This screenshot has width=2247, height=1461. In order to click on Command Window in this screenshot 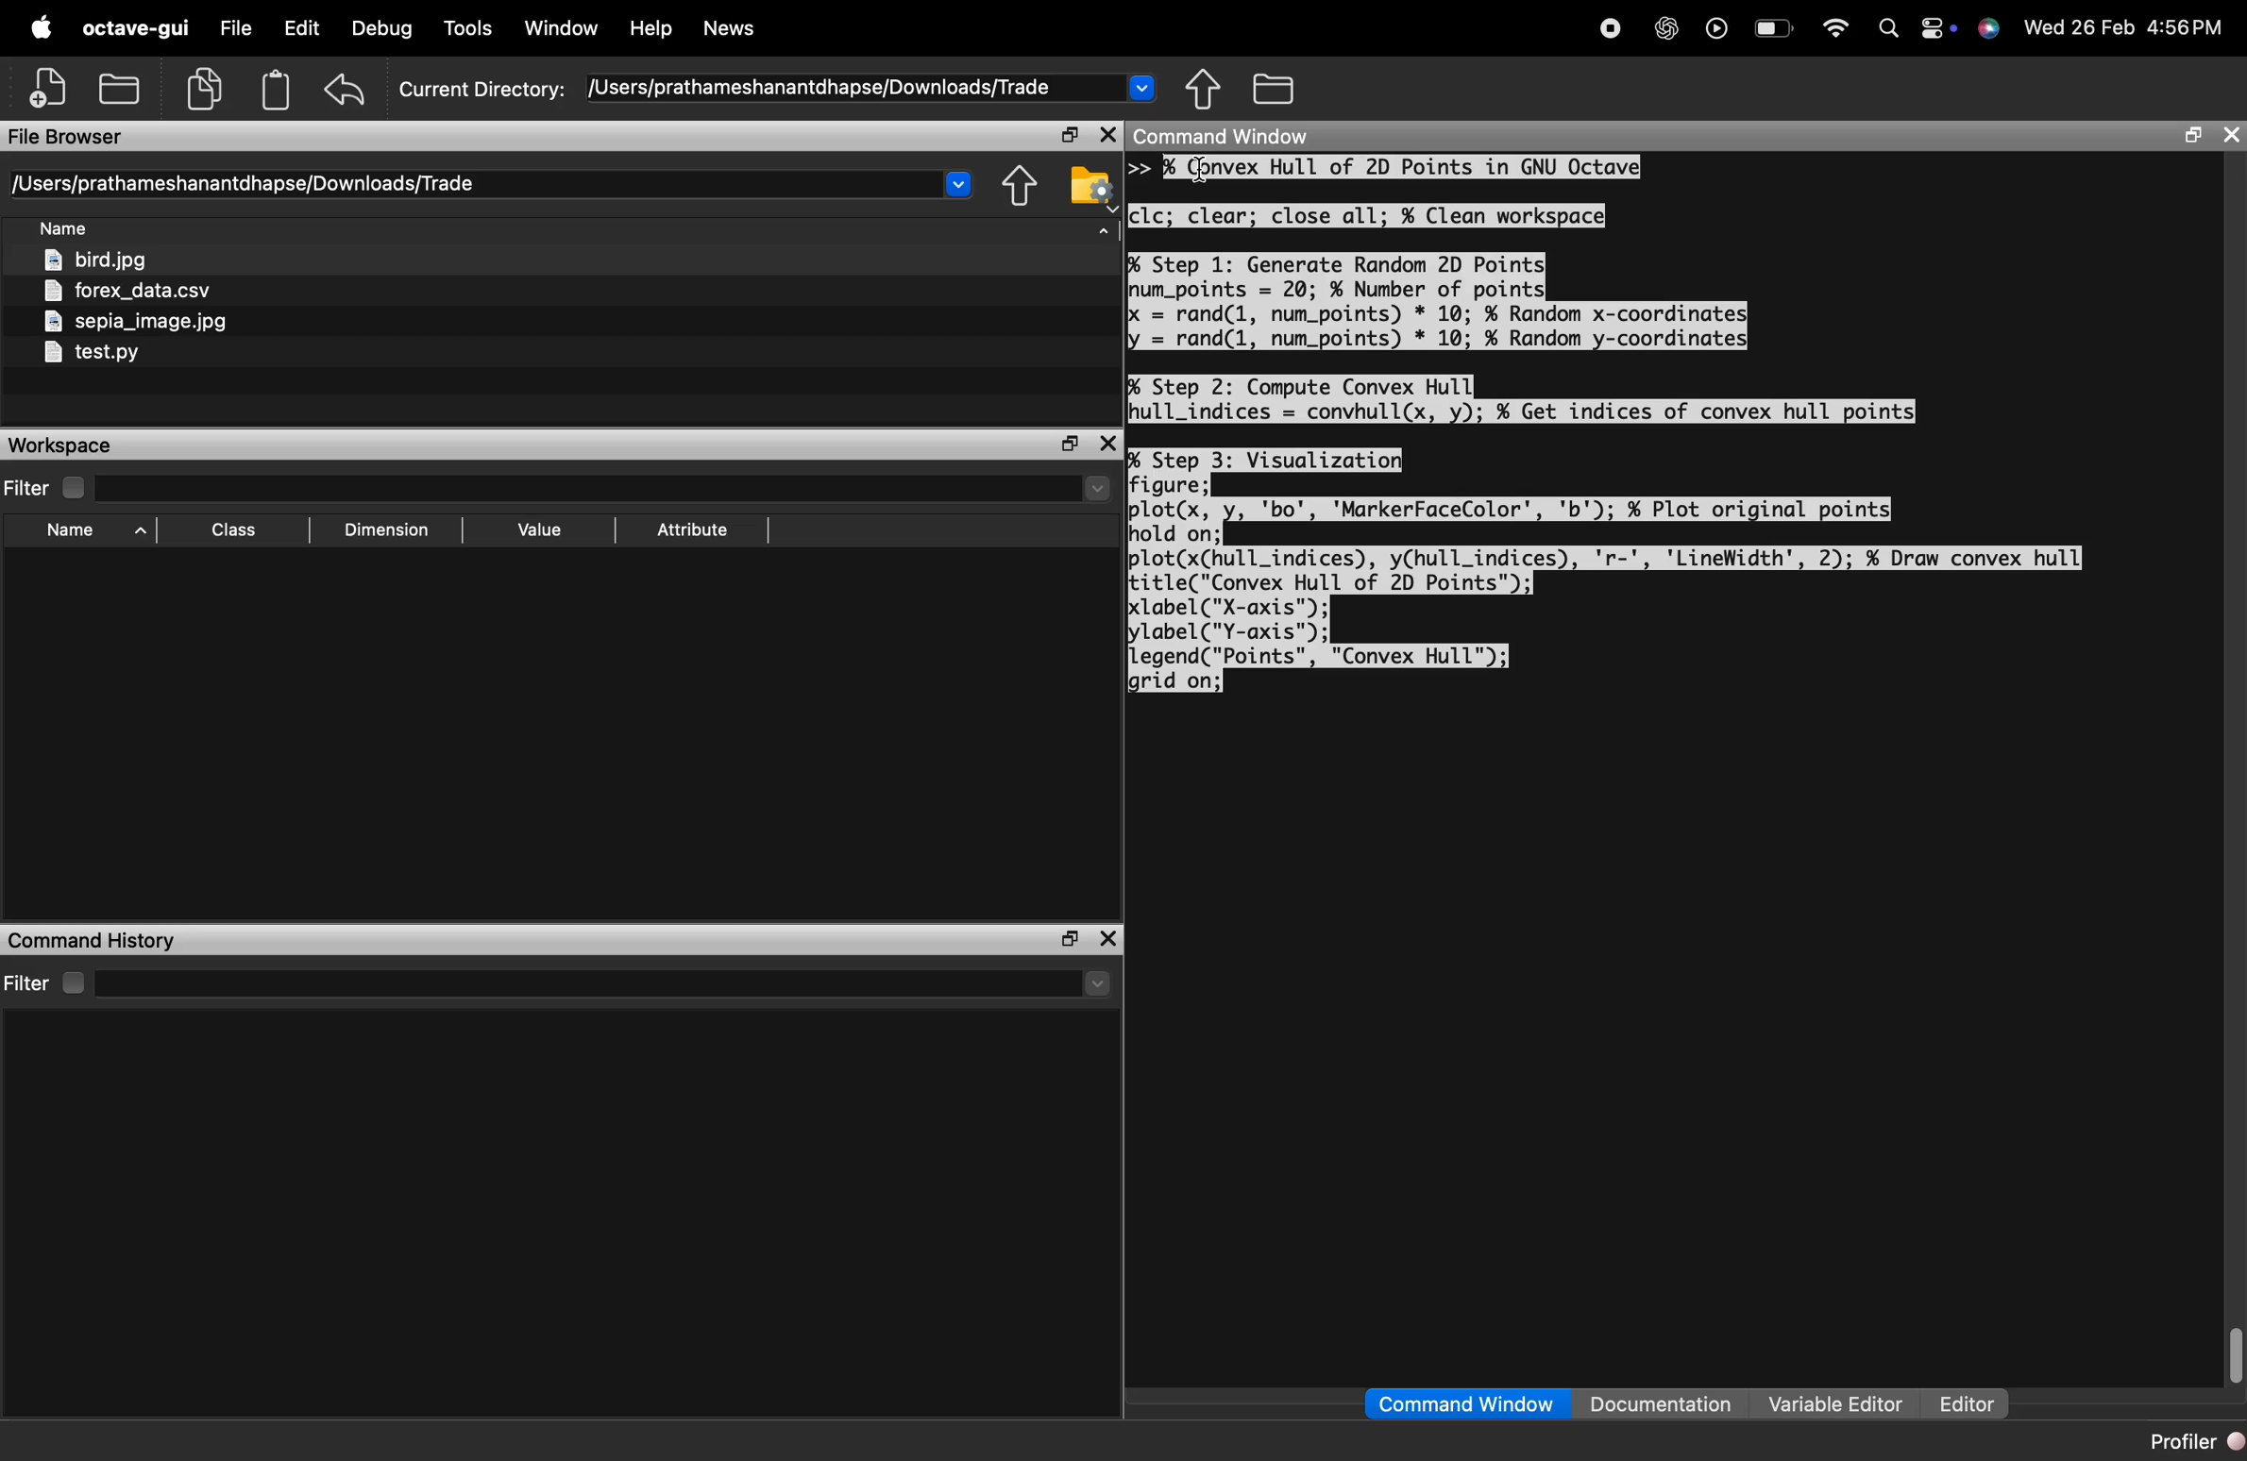, I will do `click(1468, 1402)`.